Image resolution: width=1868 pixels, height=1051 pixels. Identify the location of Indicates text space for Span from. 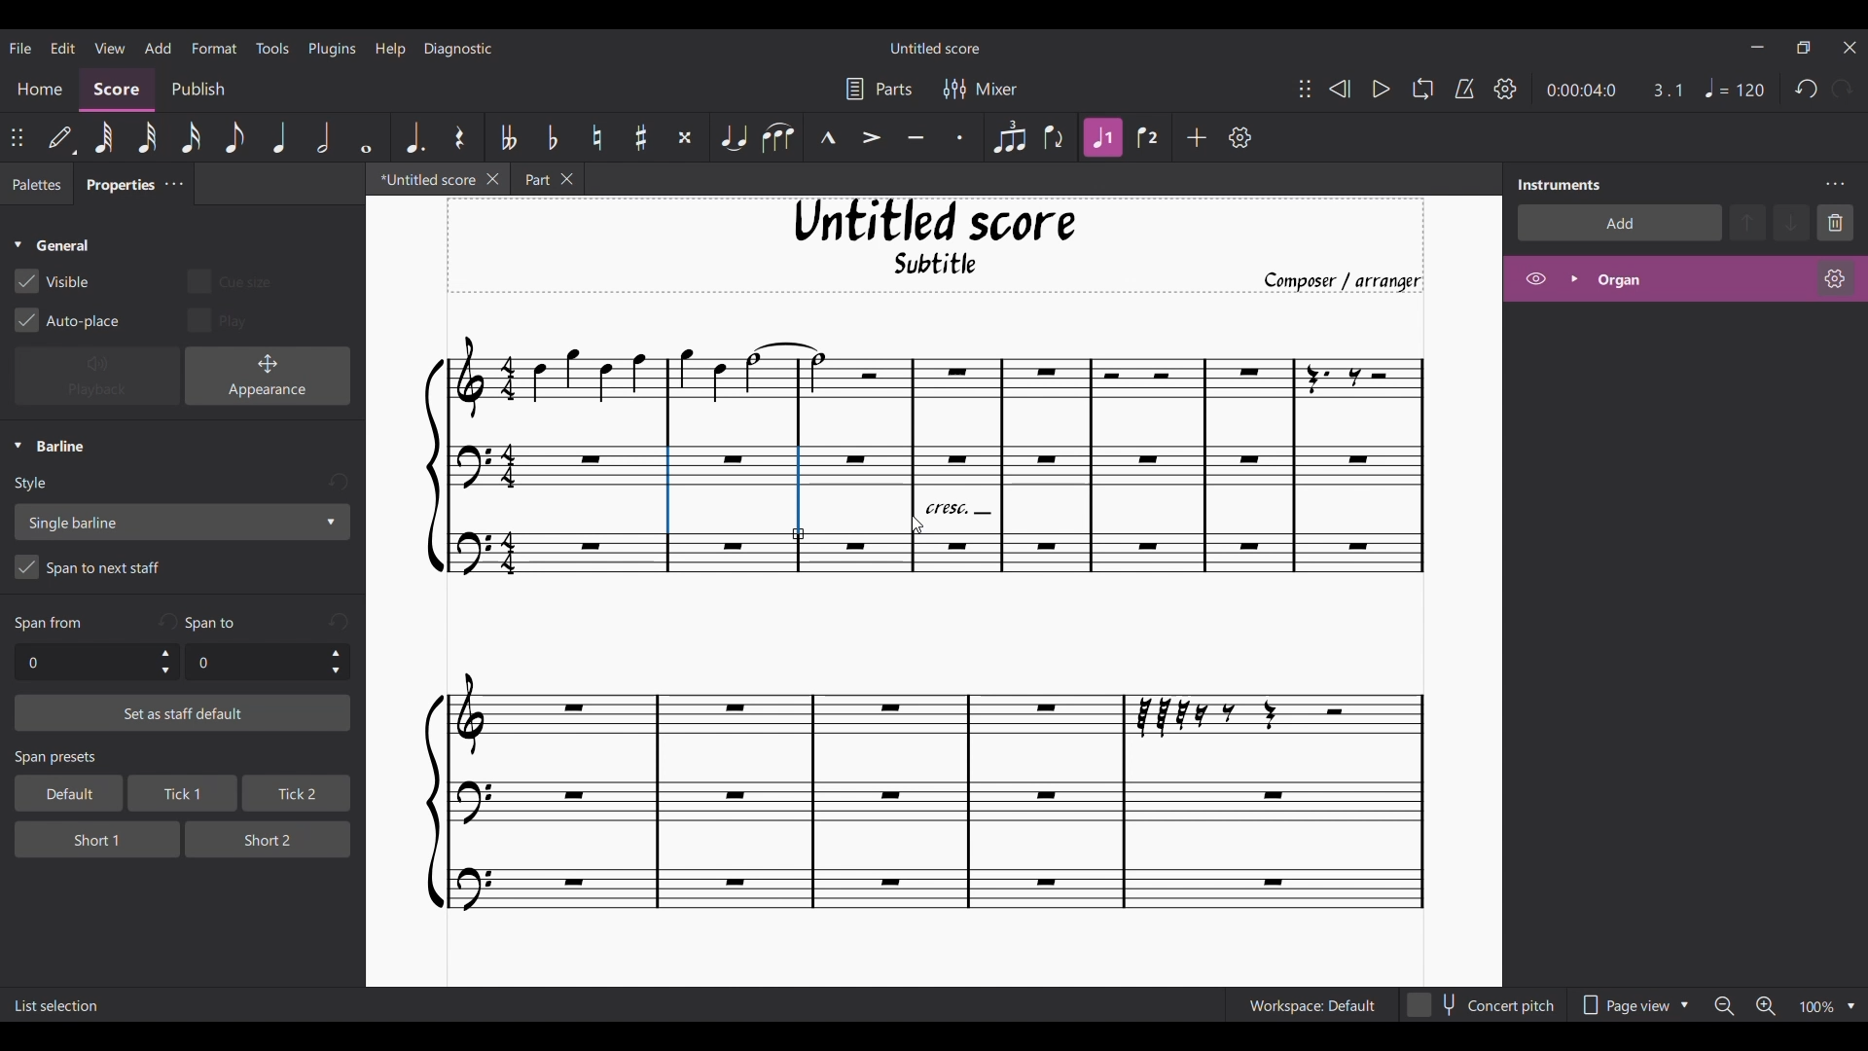
(49, 624).